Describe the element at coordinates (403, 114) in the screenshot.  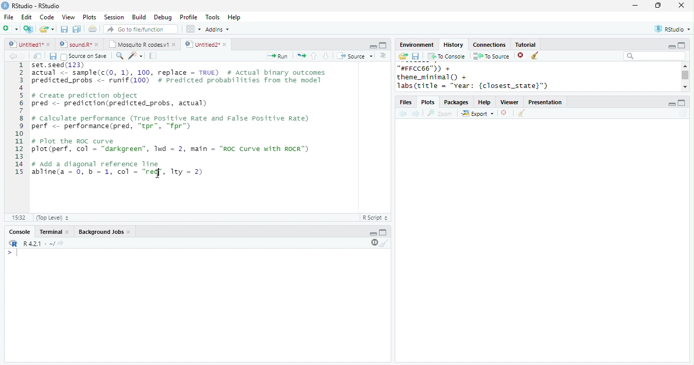
I see `back` at that location.